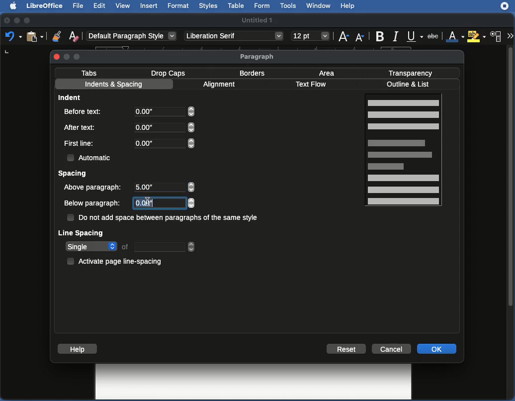 Image resolution: width=515 pixels, height=401 pixels. What do you see at coordinates (80, 144) in the screenshot?
I see `First line` at bounding box center [80, 144].